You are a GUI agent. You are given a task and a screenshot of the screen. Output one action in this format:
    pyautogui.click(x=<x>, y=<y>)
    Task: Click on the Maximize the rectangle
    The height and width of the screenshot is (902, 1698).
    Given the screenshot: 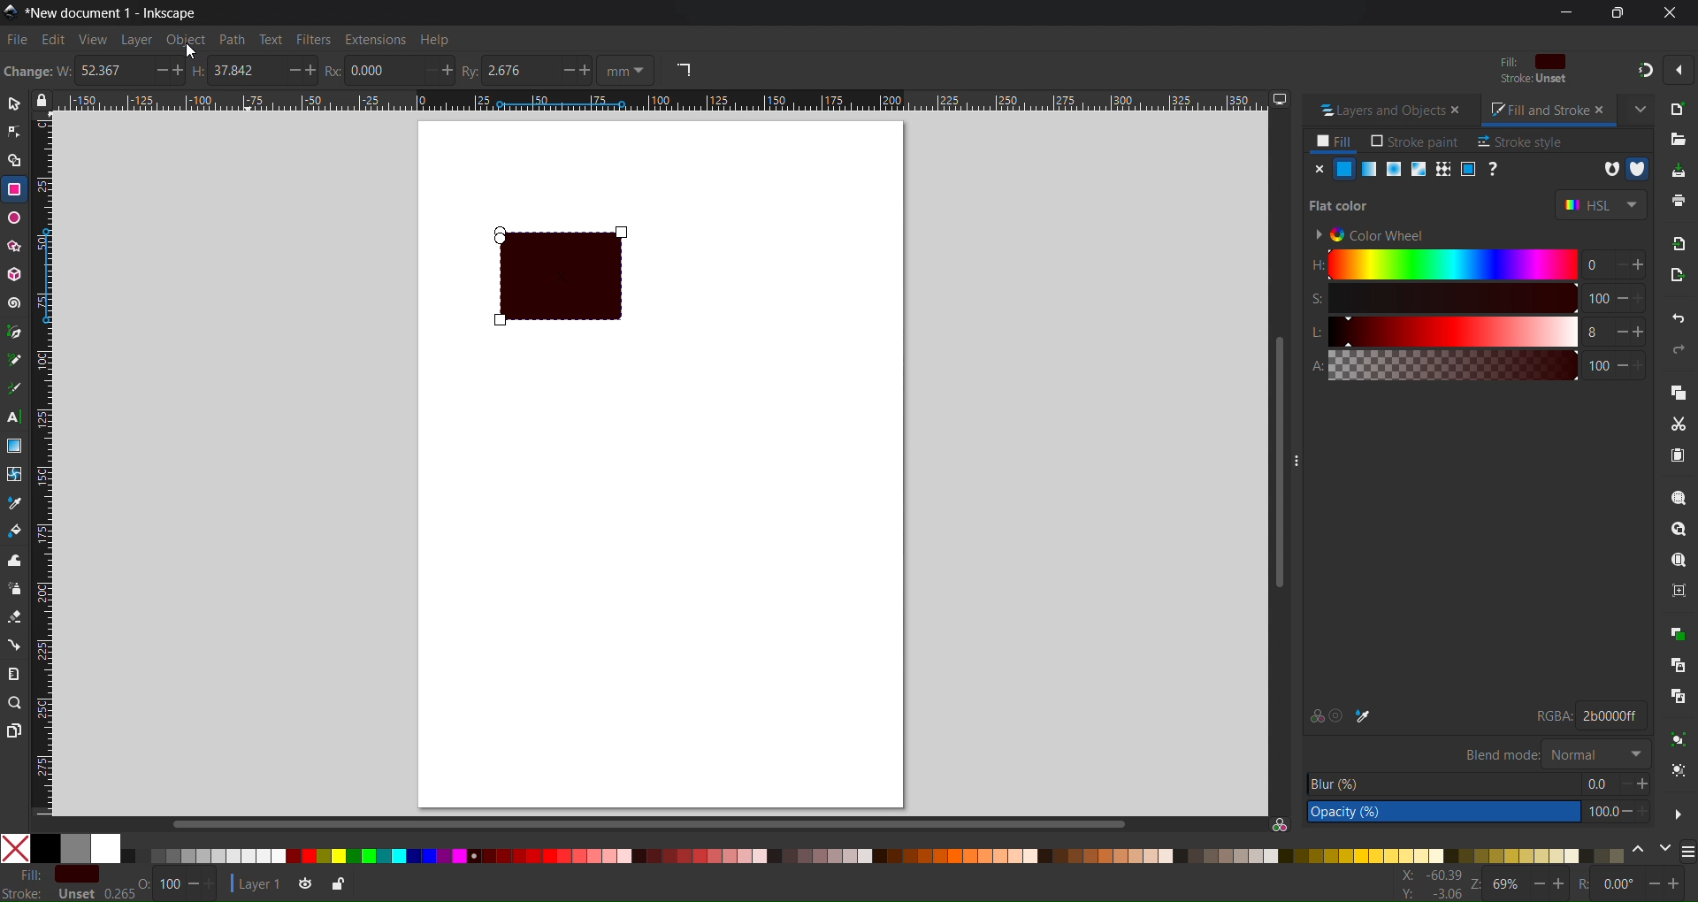 What is the action you would take?
    pyautogui.click(x=314, y=71)
    